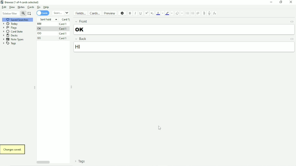  I want to click on Decks, so click(11, 35).